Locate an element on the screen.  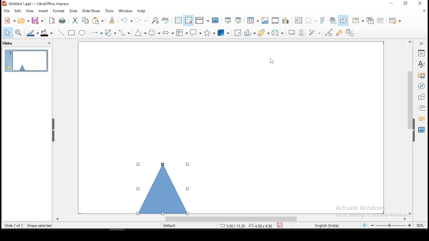
insert is located at coordinates (44, 11).